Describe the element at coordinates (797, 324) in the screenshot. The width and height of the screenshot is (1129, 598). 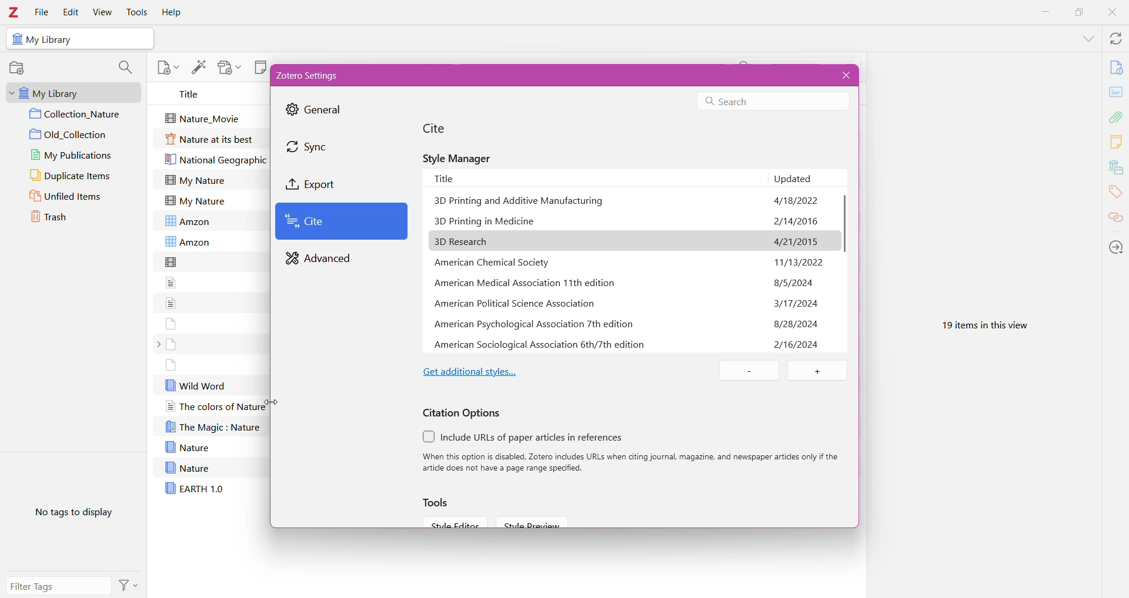
I see `2/16/2024` at that location.